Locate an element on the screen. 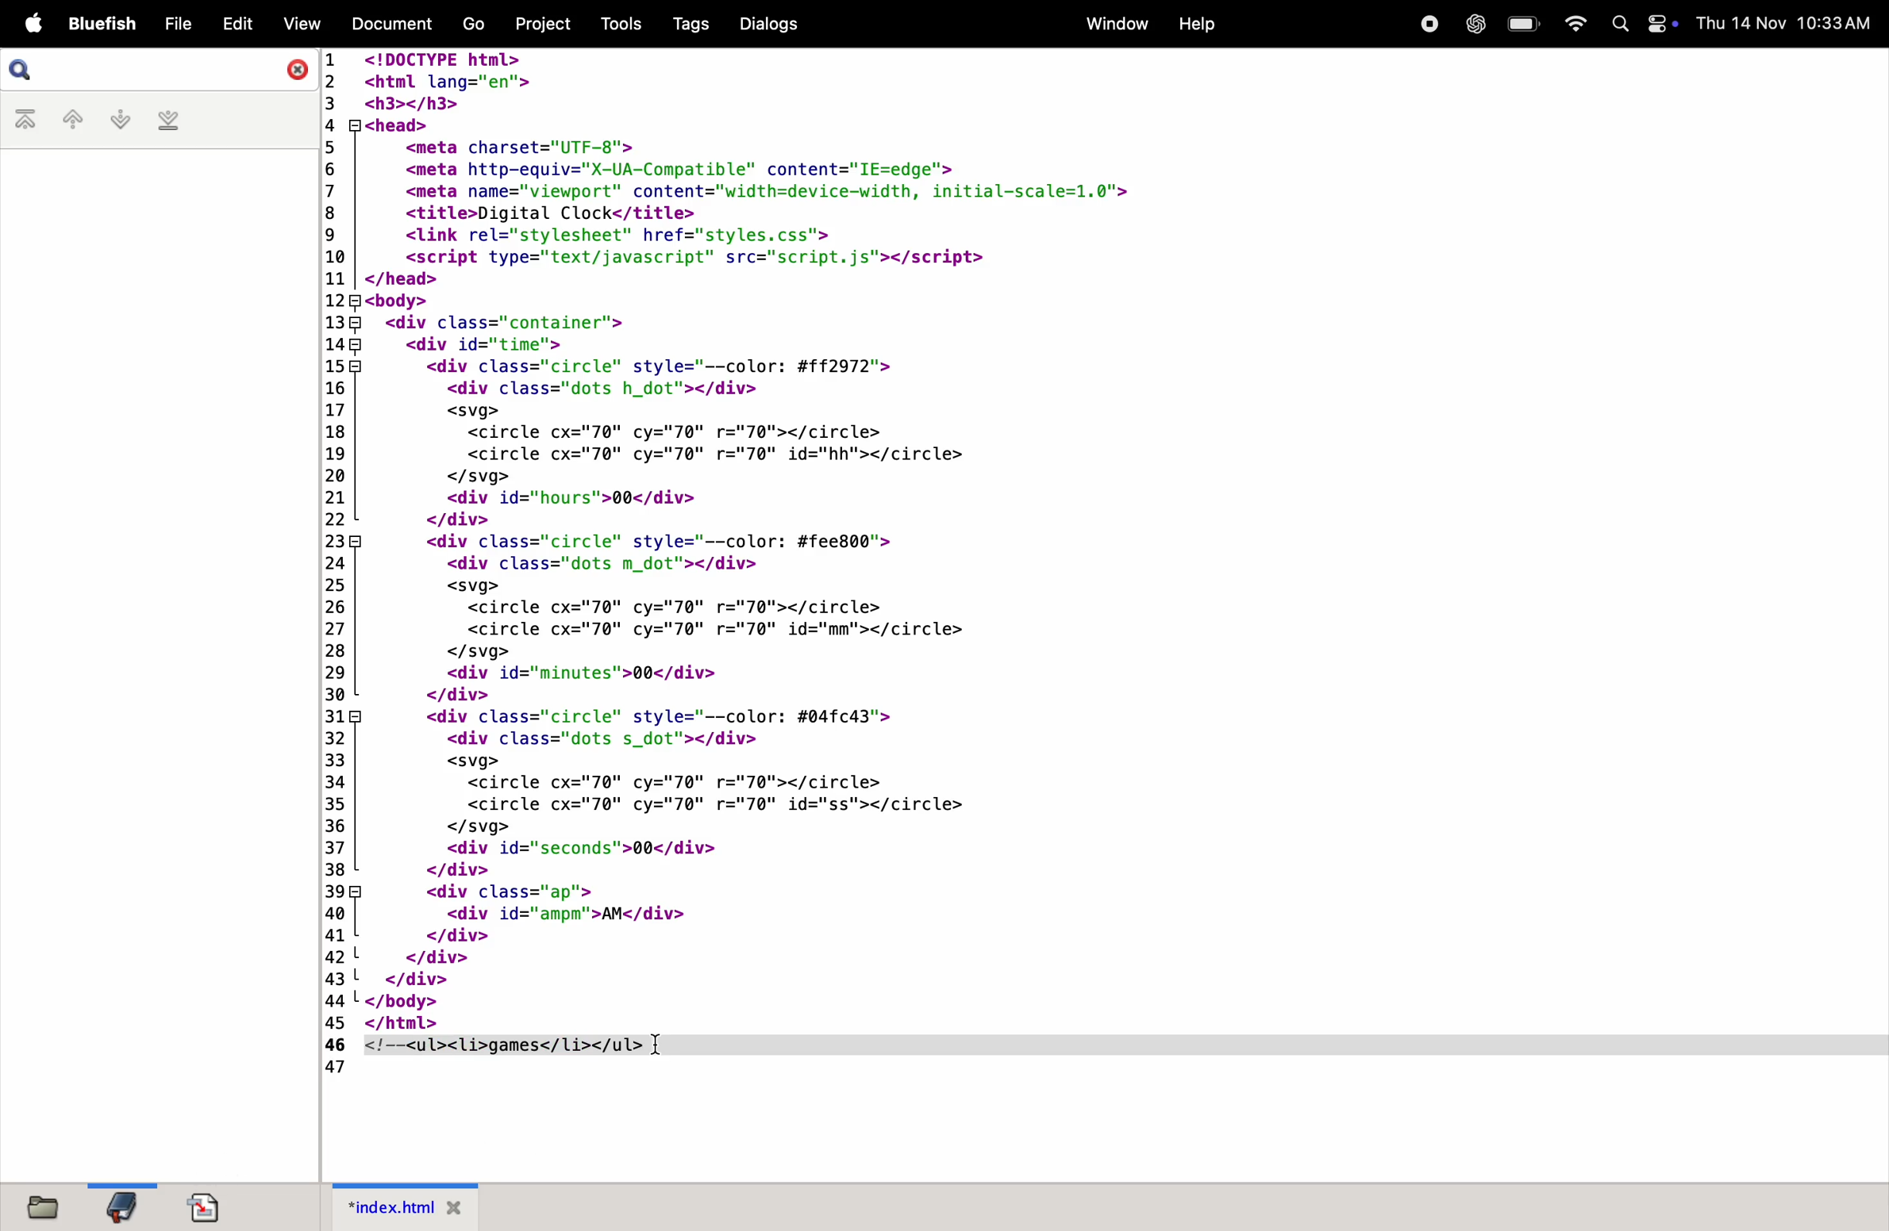  project is located at coordinates (541, 25).